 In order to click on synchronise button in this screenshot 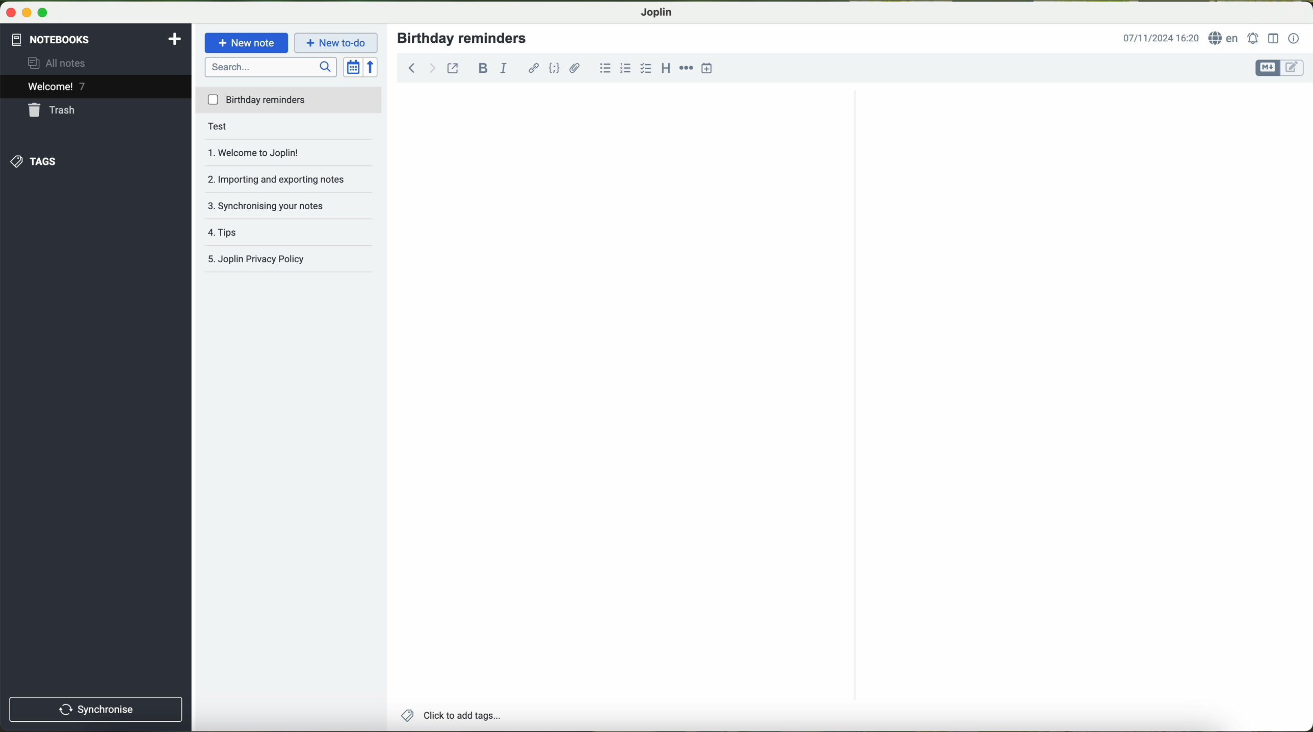, I will do `click(94, 708)`.